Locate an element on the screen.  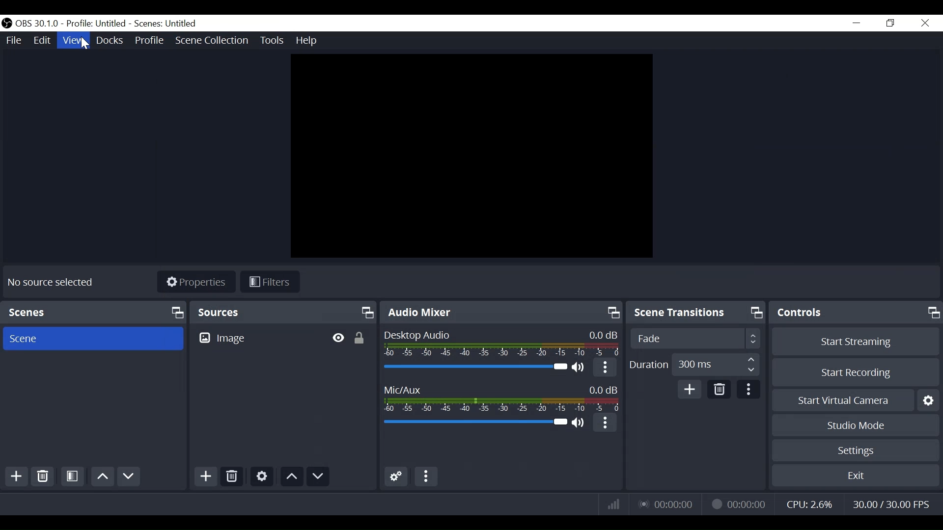
CPU Usage is located at coordinates (811, 504).